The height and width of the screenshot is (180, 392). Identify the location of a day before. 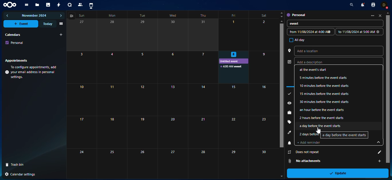
(321, 126).